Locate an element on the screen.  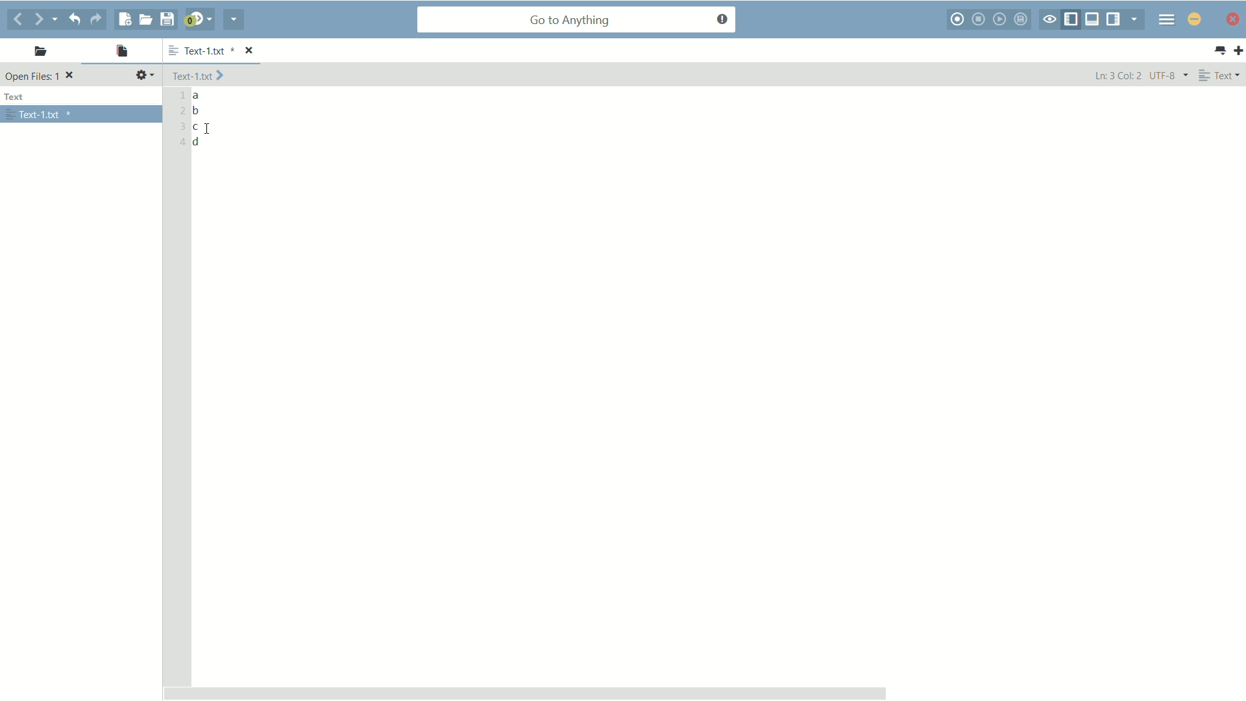
show/hide left pane is located at coordinates (1073, 18).